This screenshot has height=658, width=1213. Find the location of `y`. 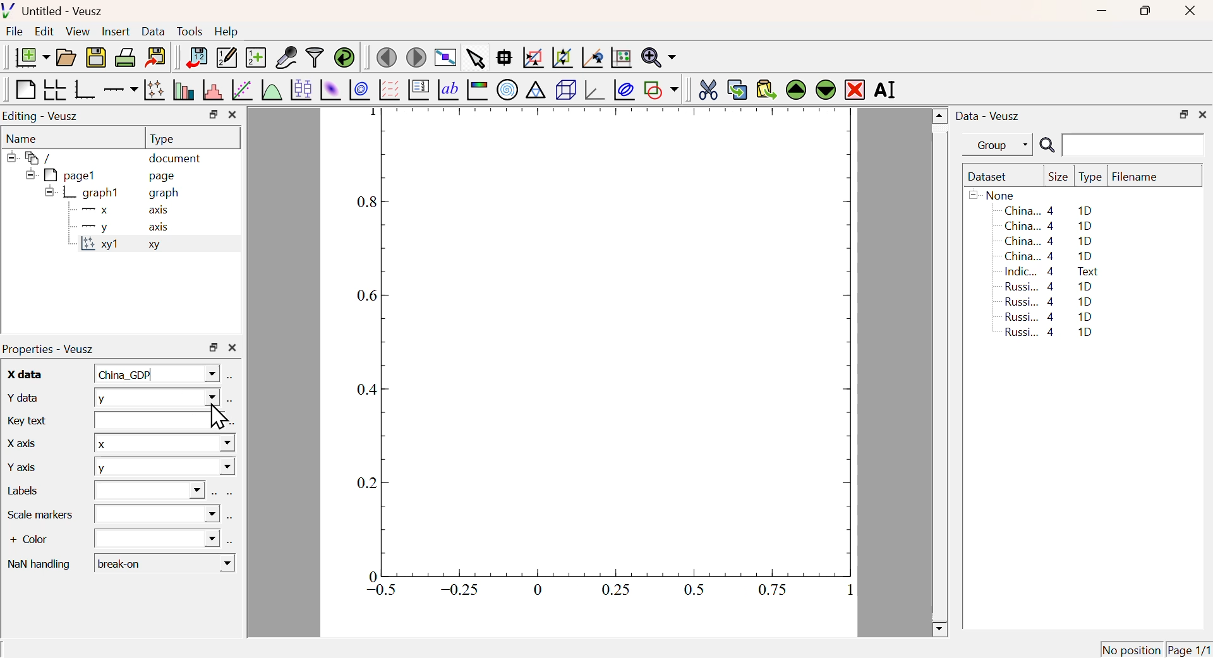

y is located at coordinates (156, 397).